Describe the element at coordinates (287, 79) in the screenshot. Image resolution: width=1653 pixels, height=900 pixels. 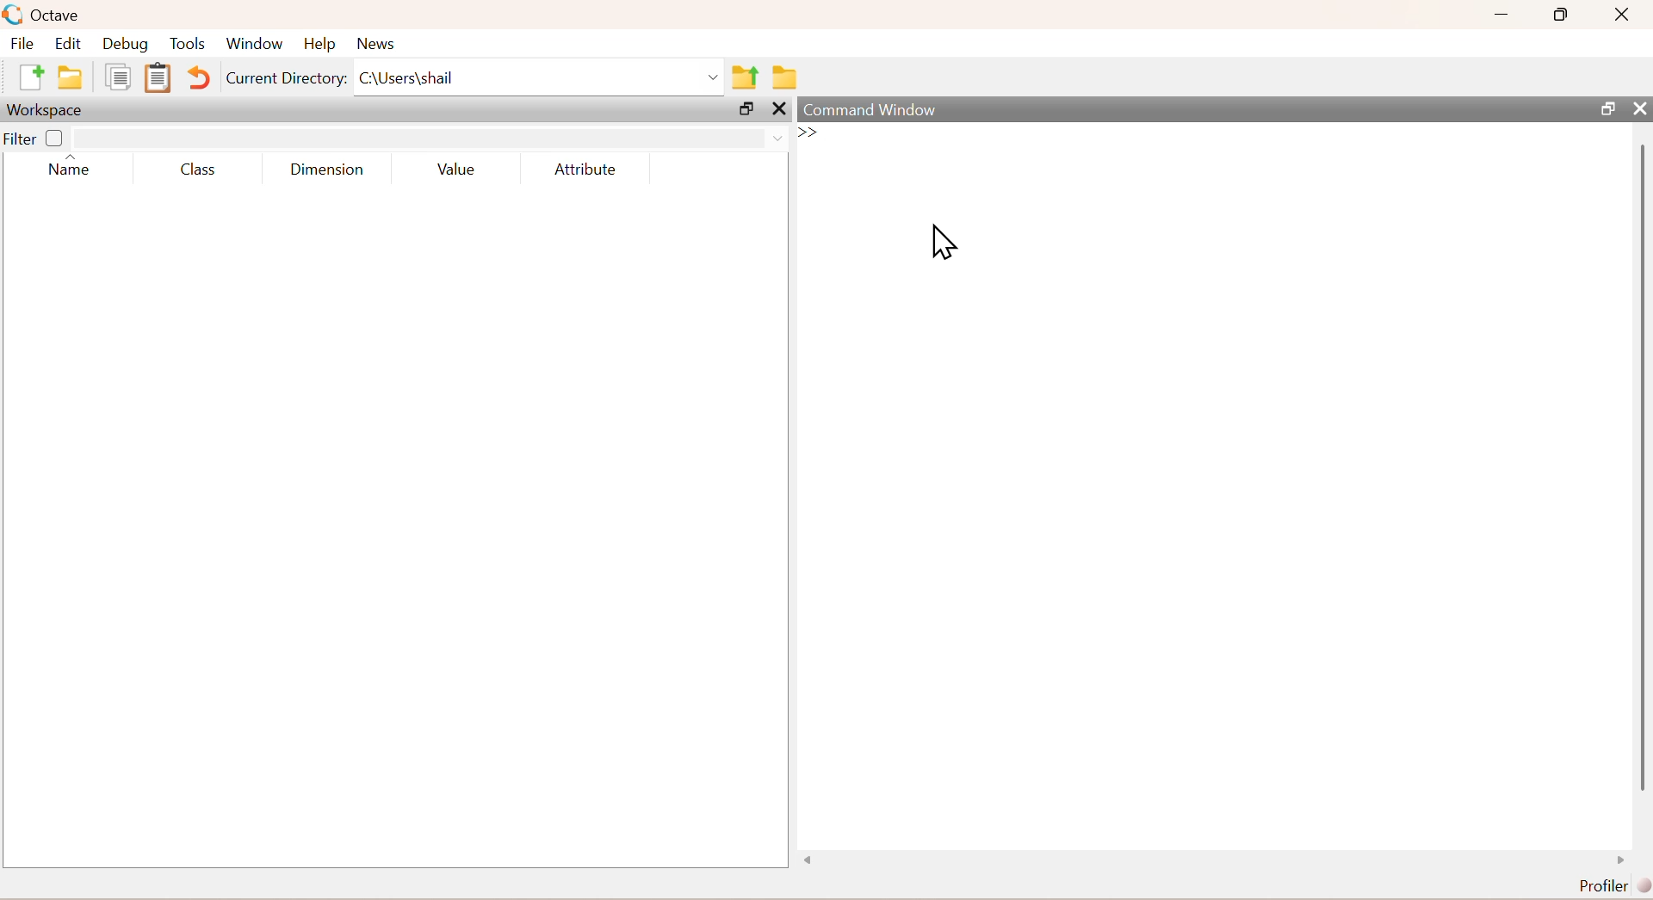
I see `Current Directory:` at that location.